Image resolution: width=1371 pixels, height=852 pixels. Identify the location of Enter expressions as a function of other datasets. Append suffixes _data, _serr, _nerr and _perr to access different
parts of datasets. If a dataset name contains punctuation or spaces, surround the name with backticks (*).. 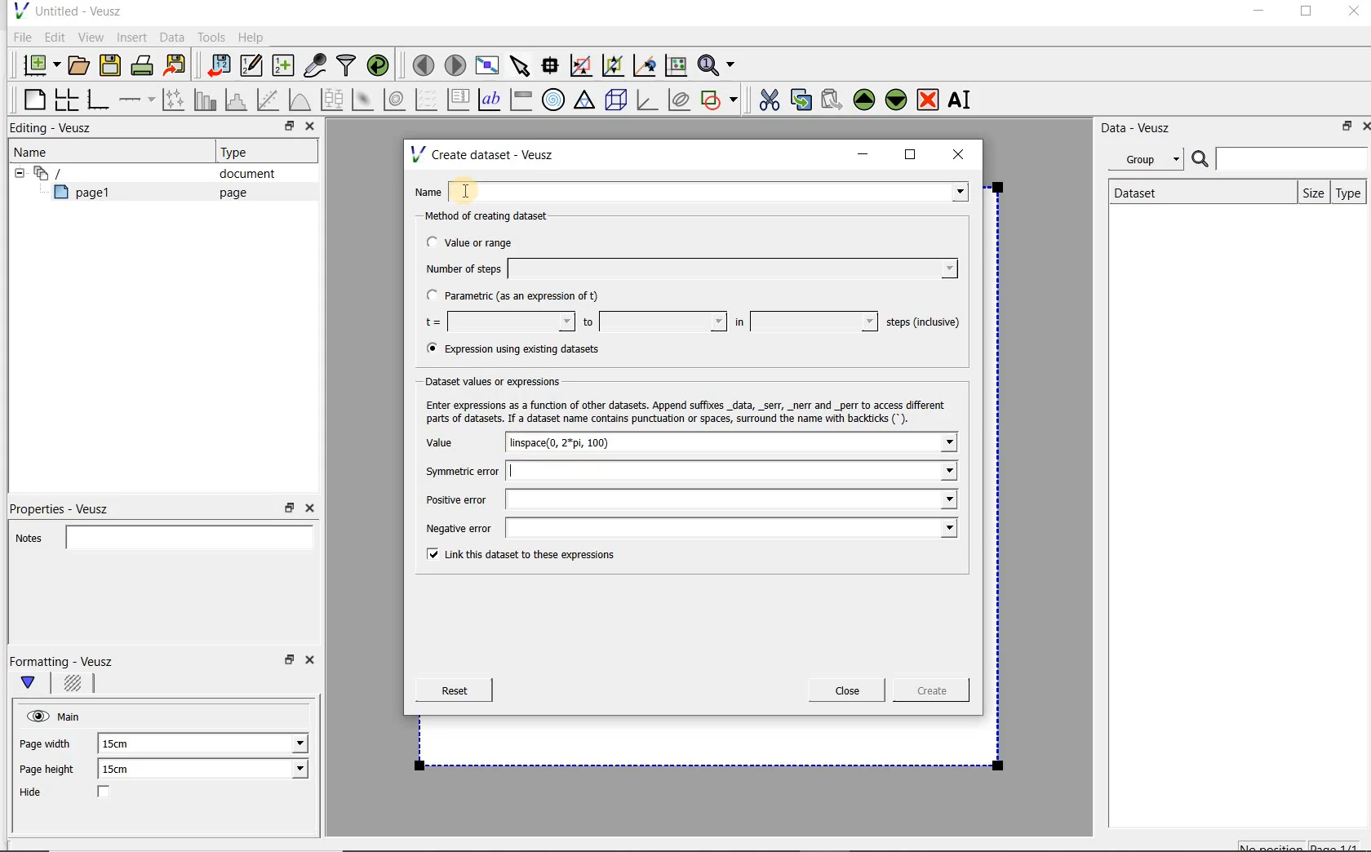
(690, 411).